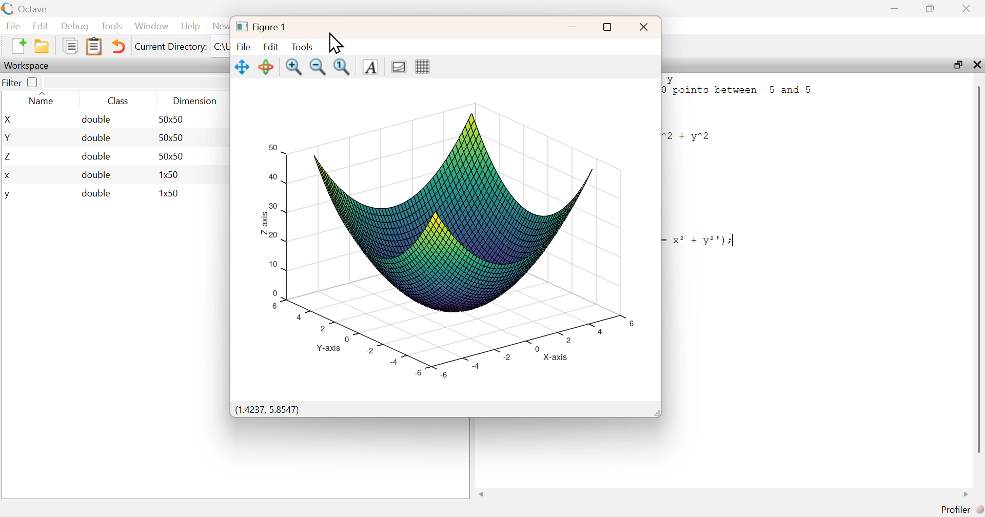  I want to click on maximize, so click(957, 64).